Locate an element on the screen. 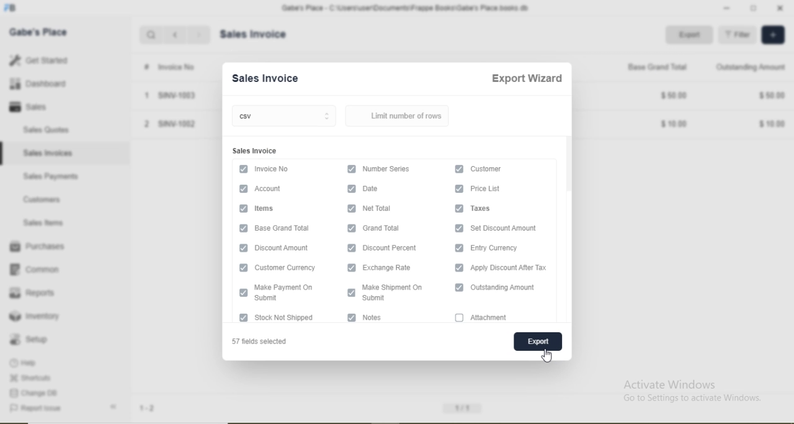  1 SINV-1003 is located at coordinates (168, 96).